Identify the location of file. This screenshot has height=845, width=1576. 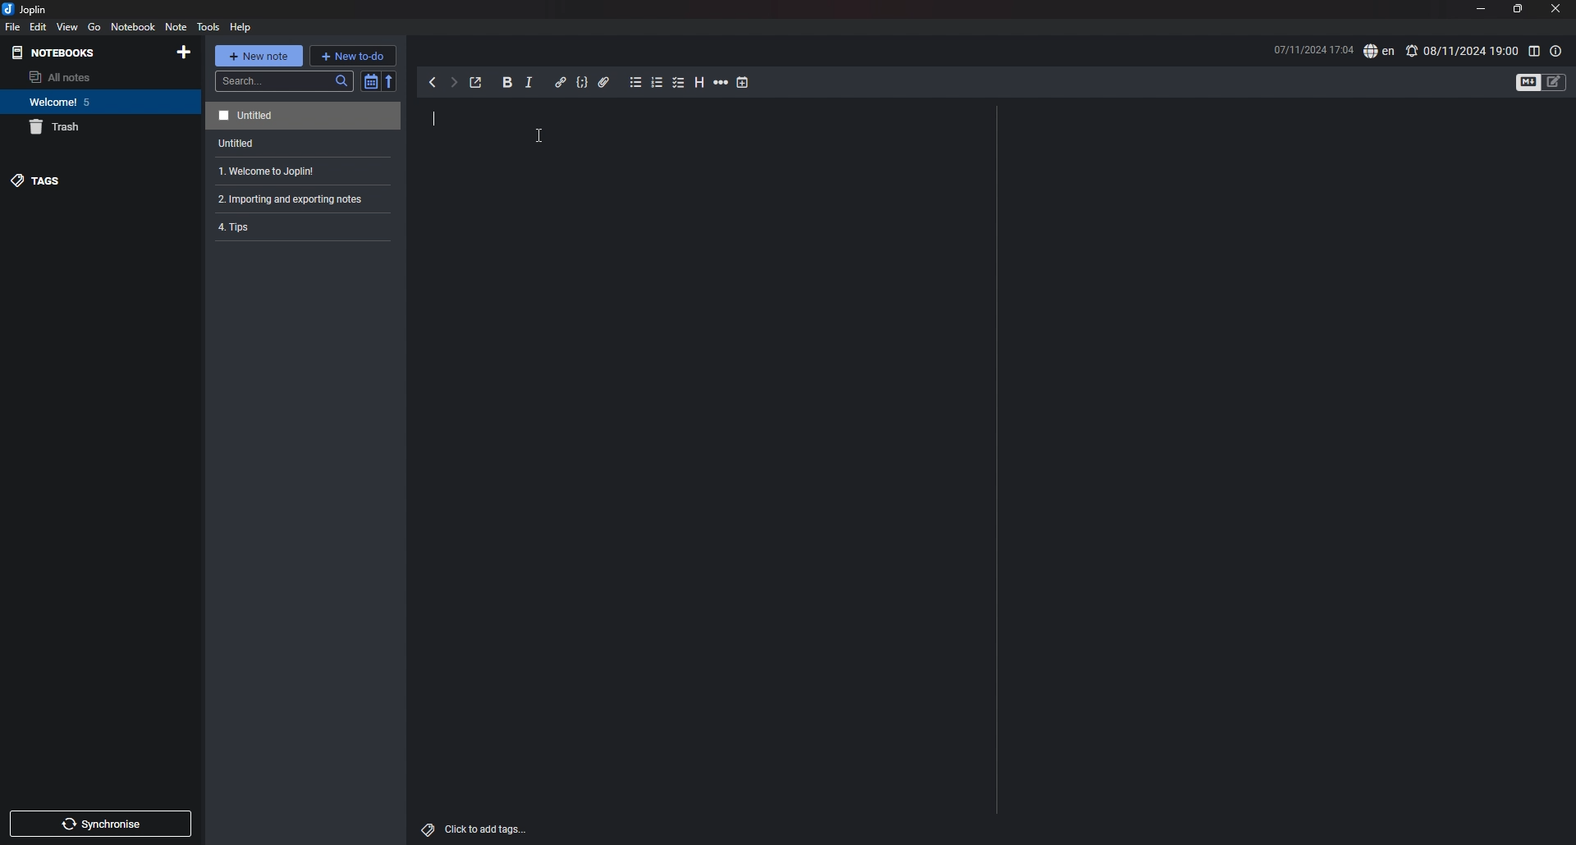
(12, 27).